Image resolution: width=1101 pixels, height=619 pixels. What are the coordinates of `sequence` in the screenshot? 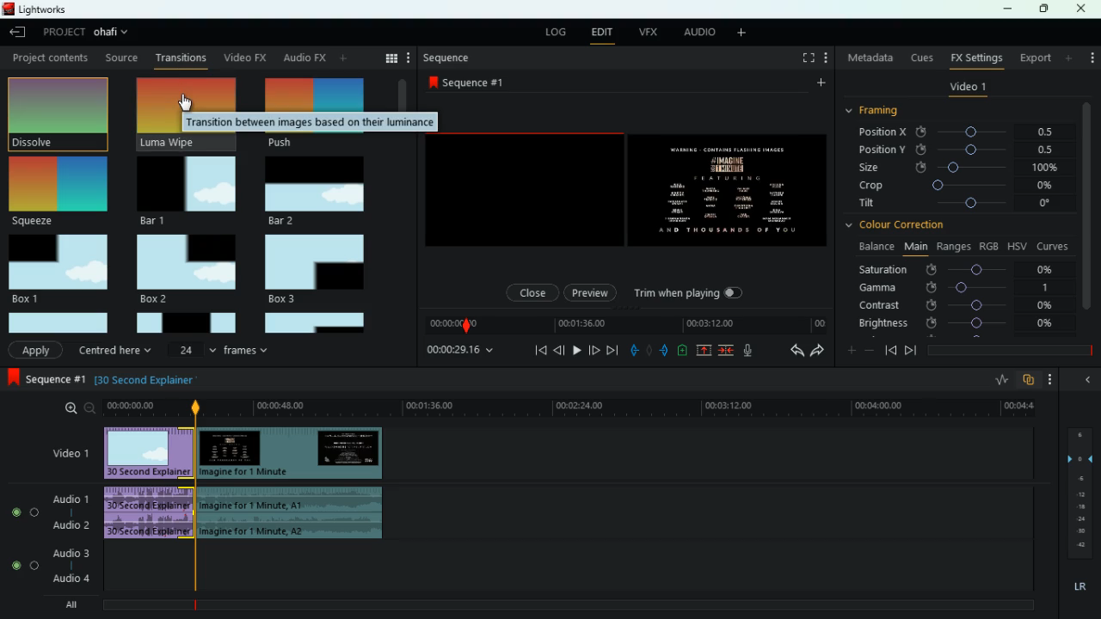 It's located at (471, 82).